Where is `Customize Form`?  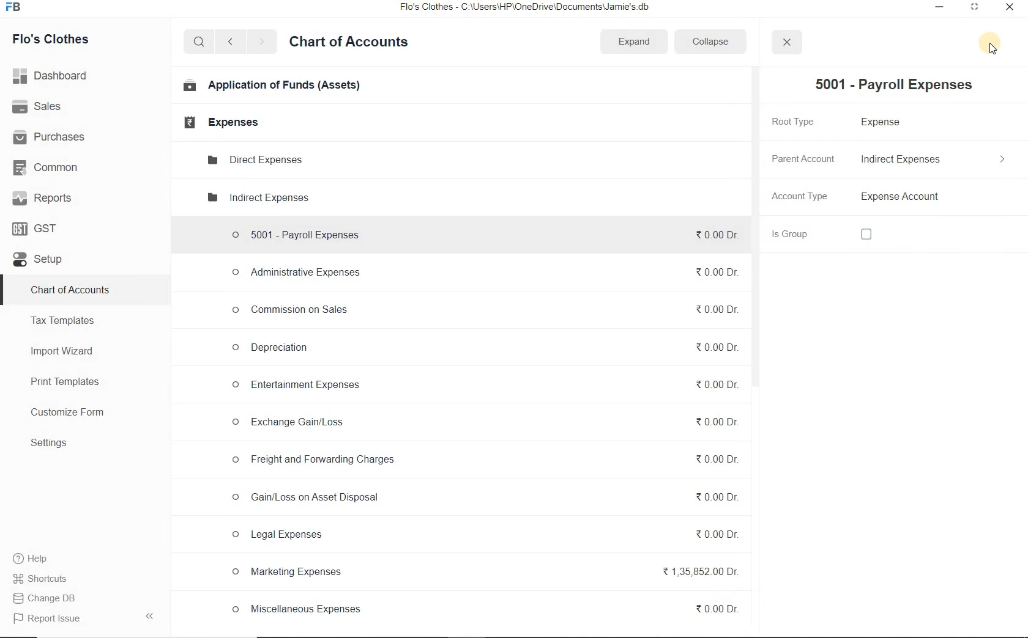 Customize Form is located at coordinates (68, 413).